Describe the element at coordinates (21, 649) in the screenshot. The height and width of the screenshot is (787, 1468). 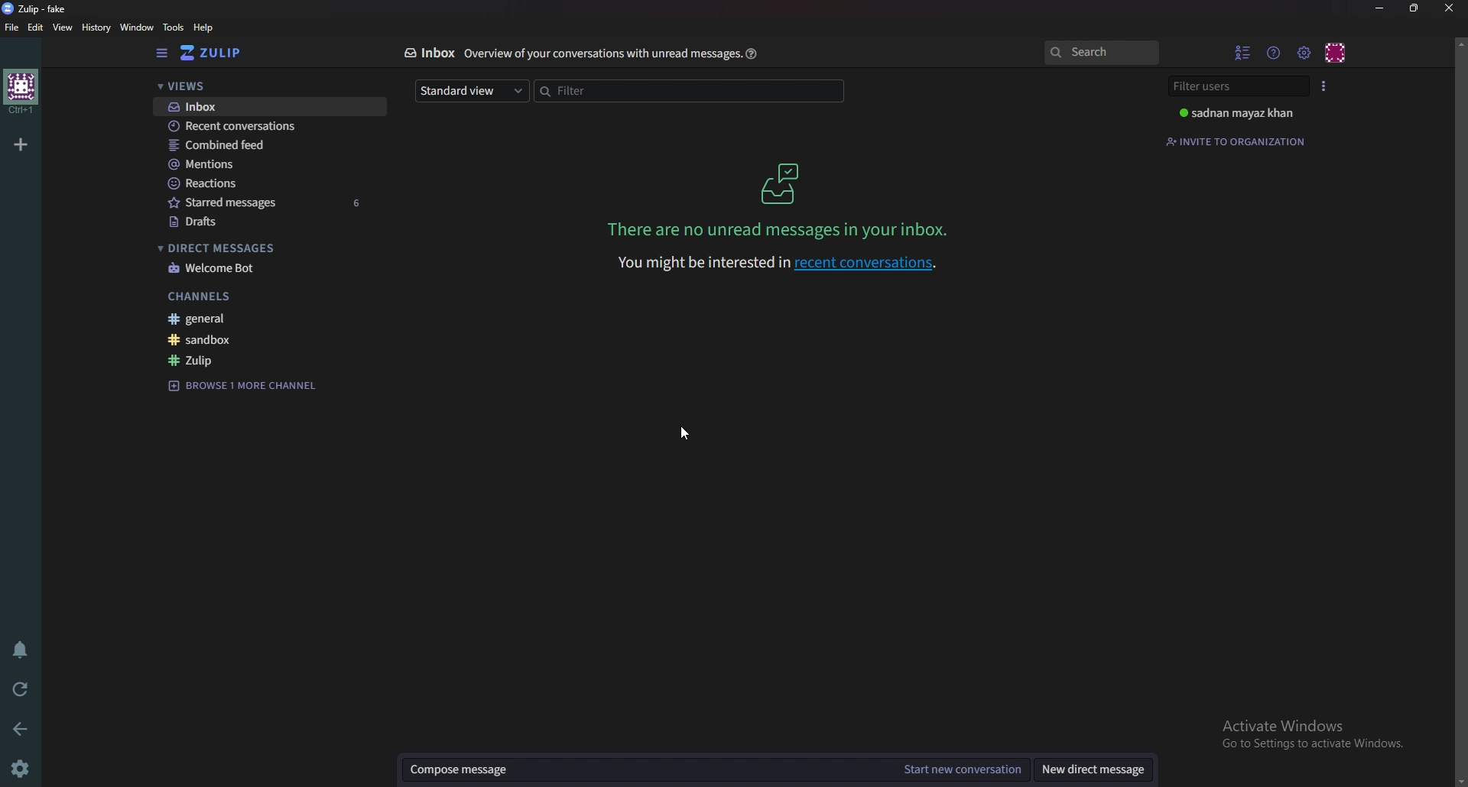
I see `Enable do not disturb` at that location.